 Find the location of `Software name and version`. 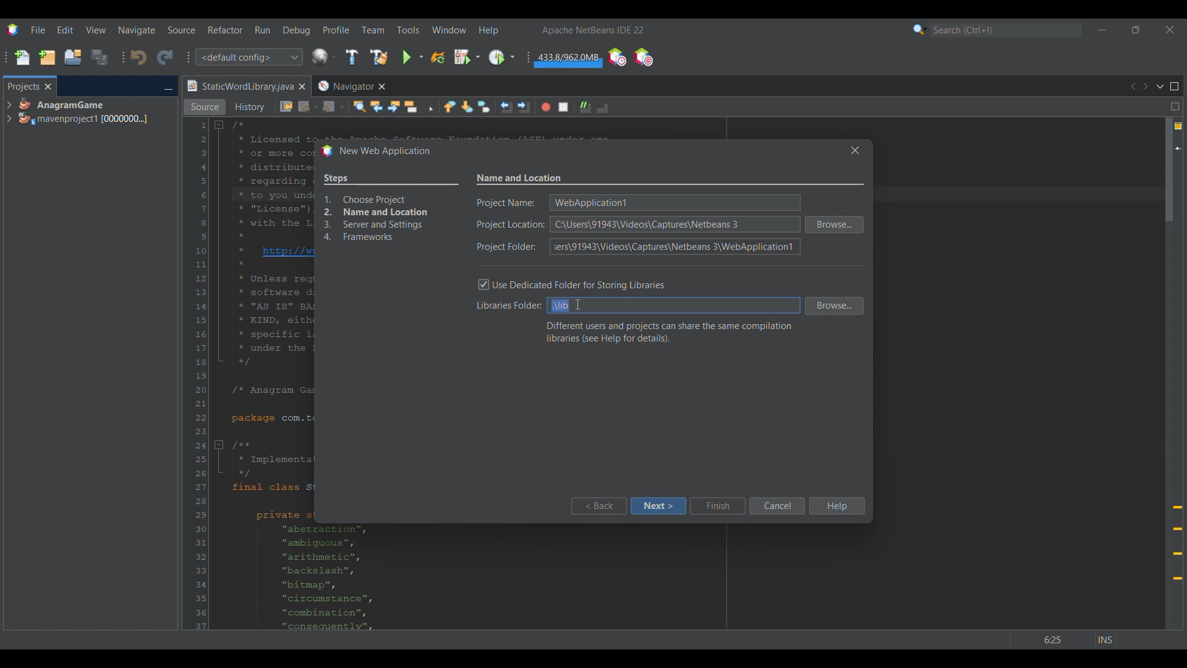

Software name and version is located at coordinates (593, 30).